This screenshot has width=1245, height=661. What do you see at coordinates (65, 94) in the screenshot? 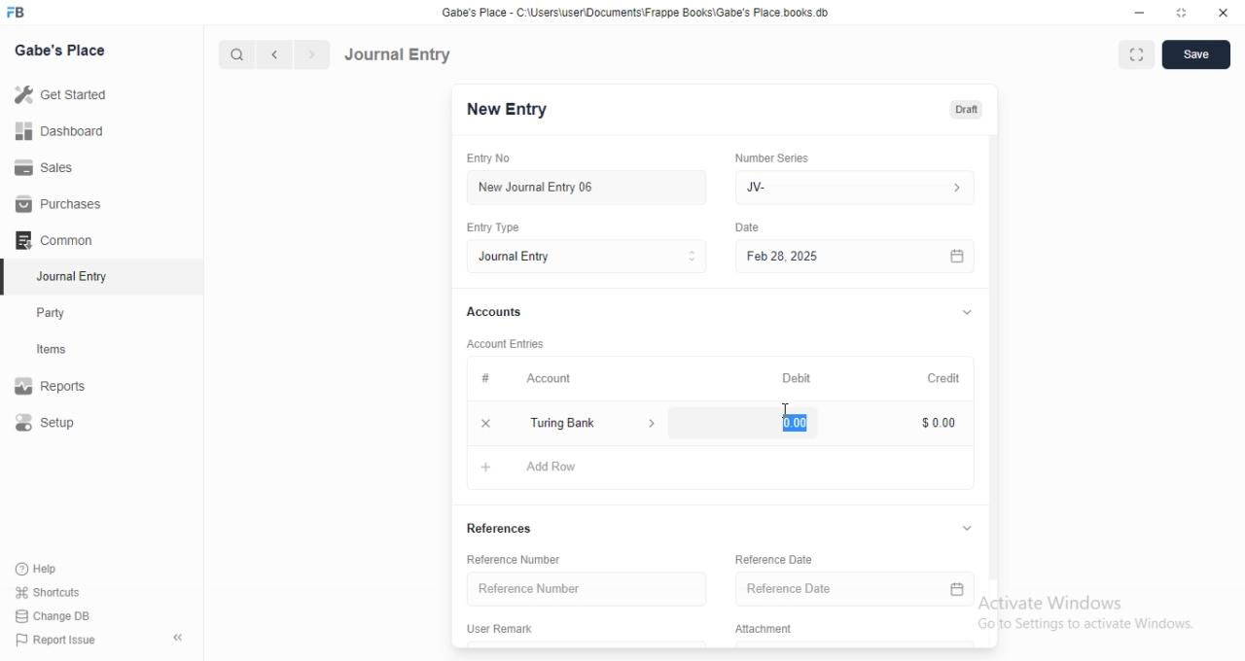
I see `Get Started` at bounding box center [65, 94].